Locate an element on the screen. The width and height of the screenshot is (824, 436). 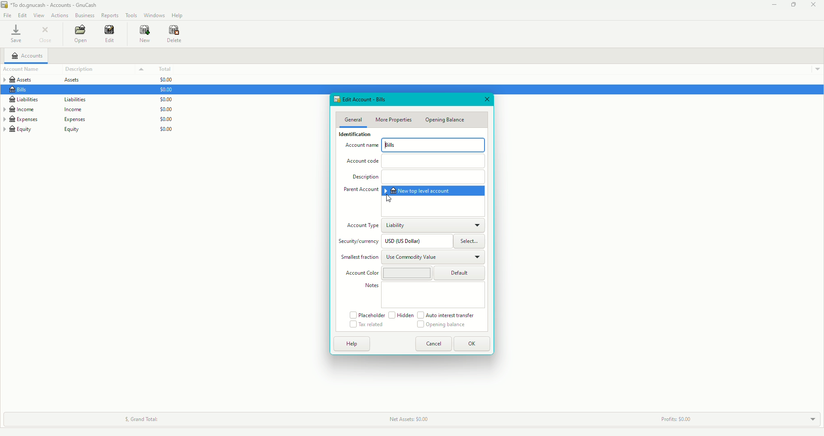
Auto interest transfer is located at coordinates (448, 315).